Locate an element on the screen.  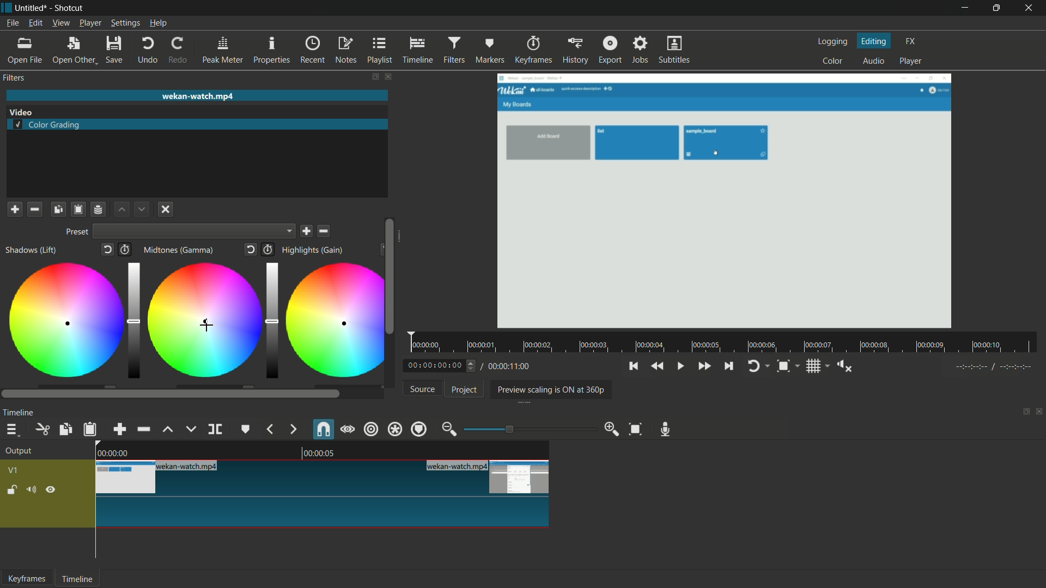
quickly play forward is located at coordinates (704, 366).